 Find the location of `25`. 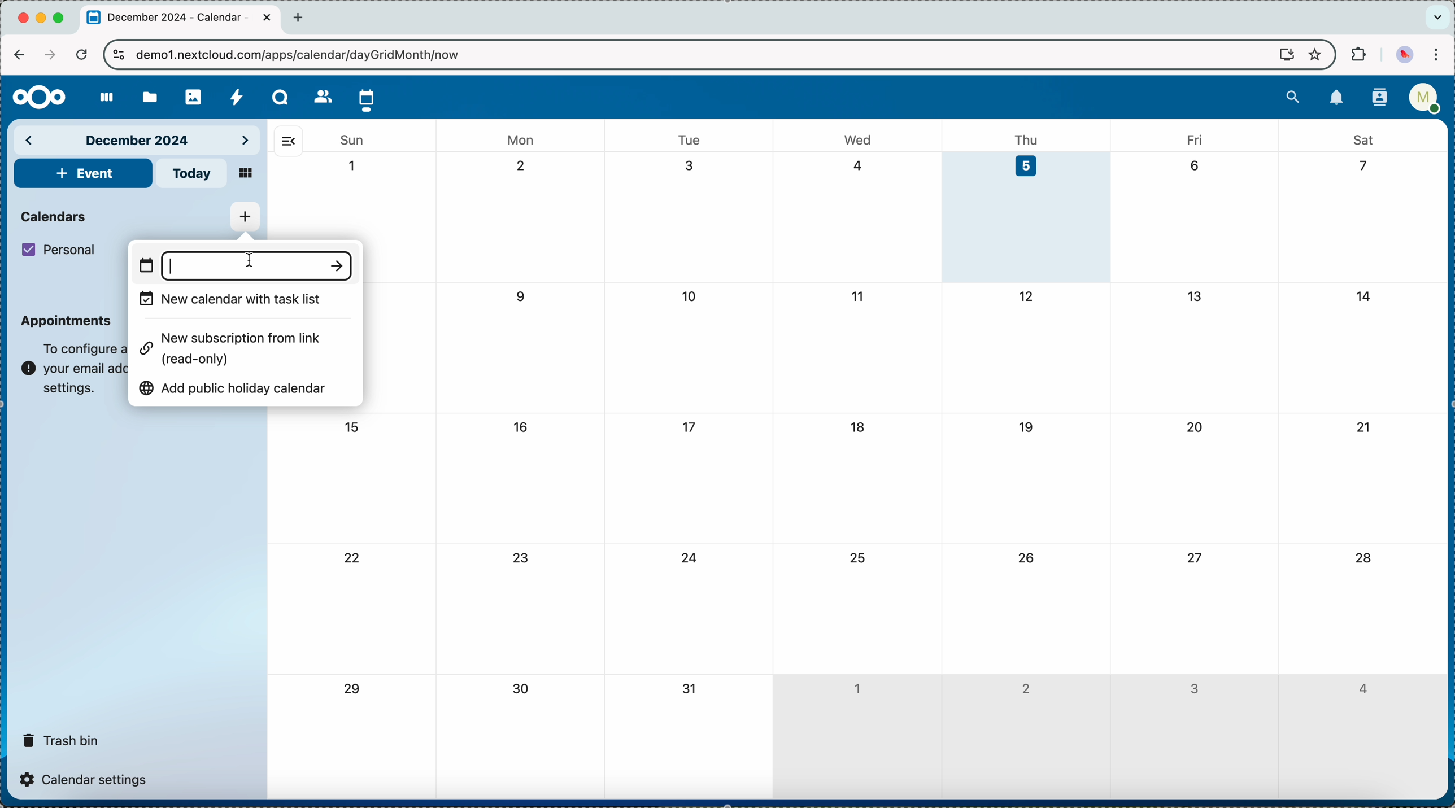

25 is located at coordinates (856, 557).